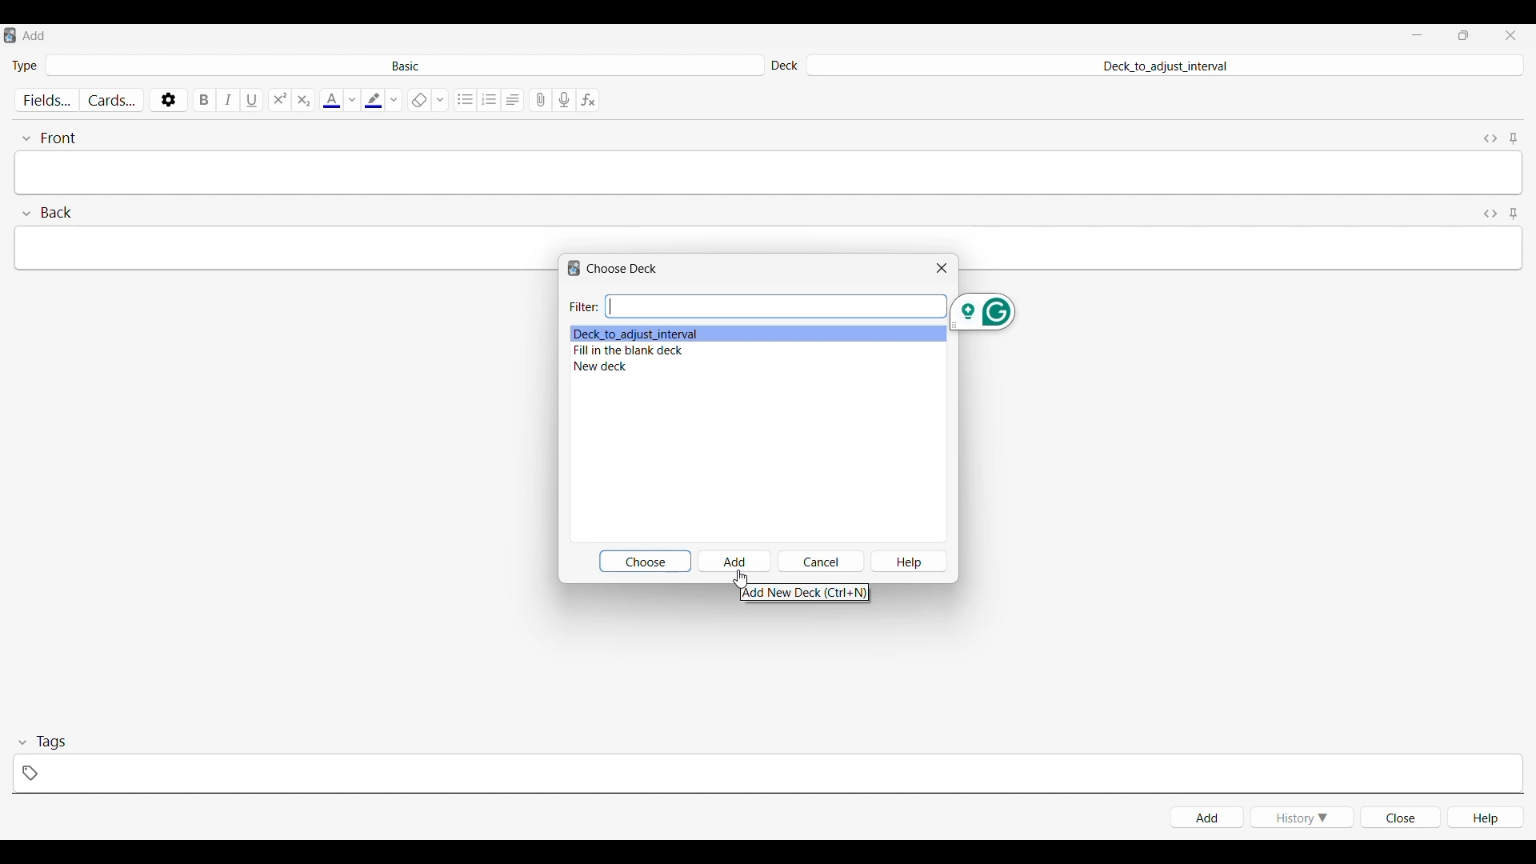 The height and width of the screenshot is (864, 1536). What do you see at coordinates (1207, 818) in the screenshot?
I see `` at bounding box center [1207, 818].